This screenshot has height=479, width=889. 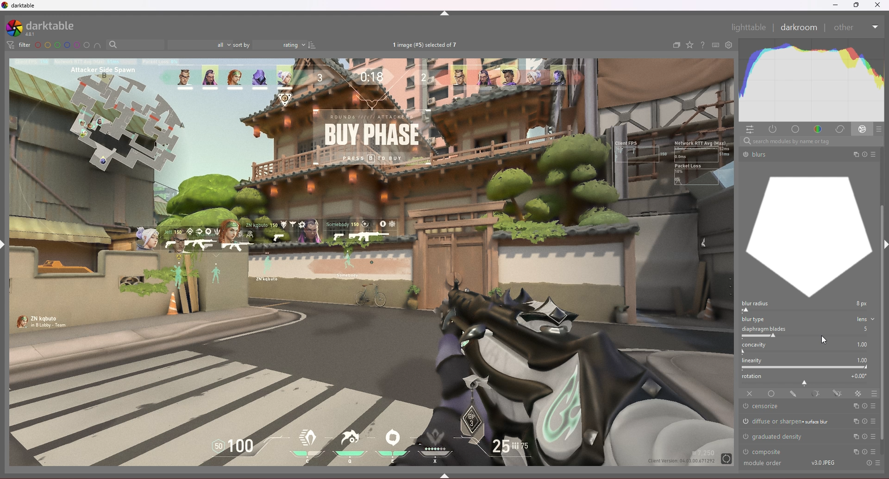 I want to click on multi instances actions, so click(x=854, y=406).